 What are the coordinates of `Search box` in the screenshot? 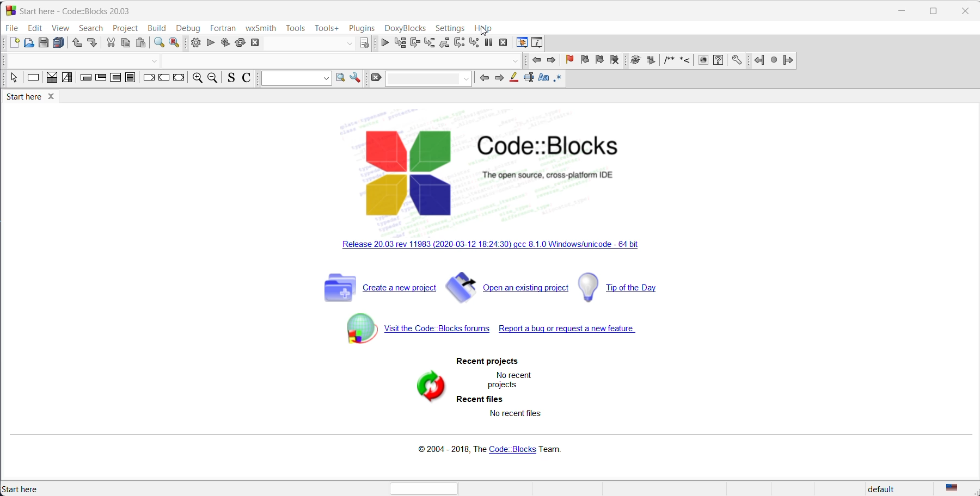 It's located at (428, 79).